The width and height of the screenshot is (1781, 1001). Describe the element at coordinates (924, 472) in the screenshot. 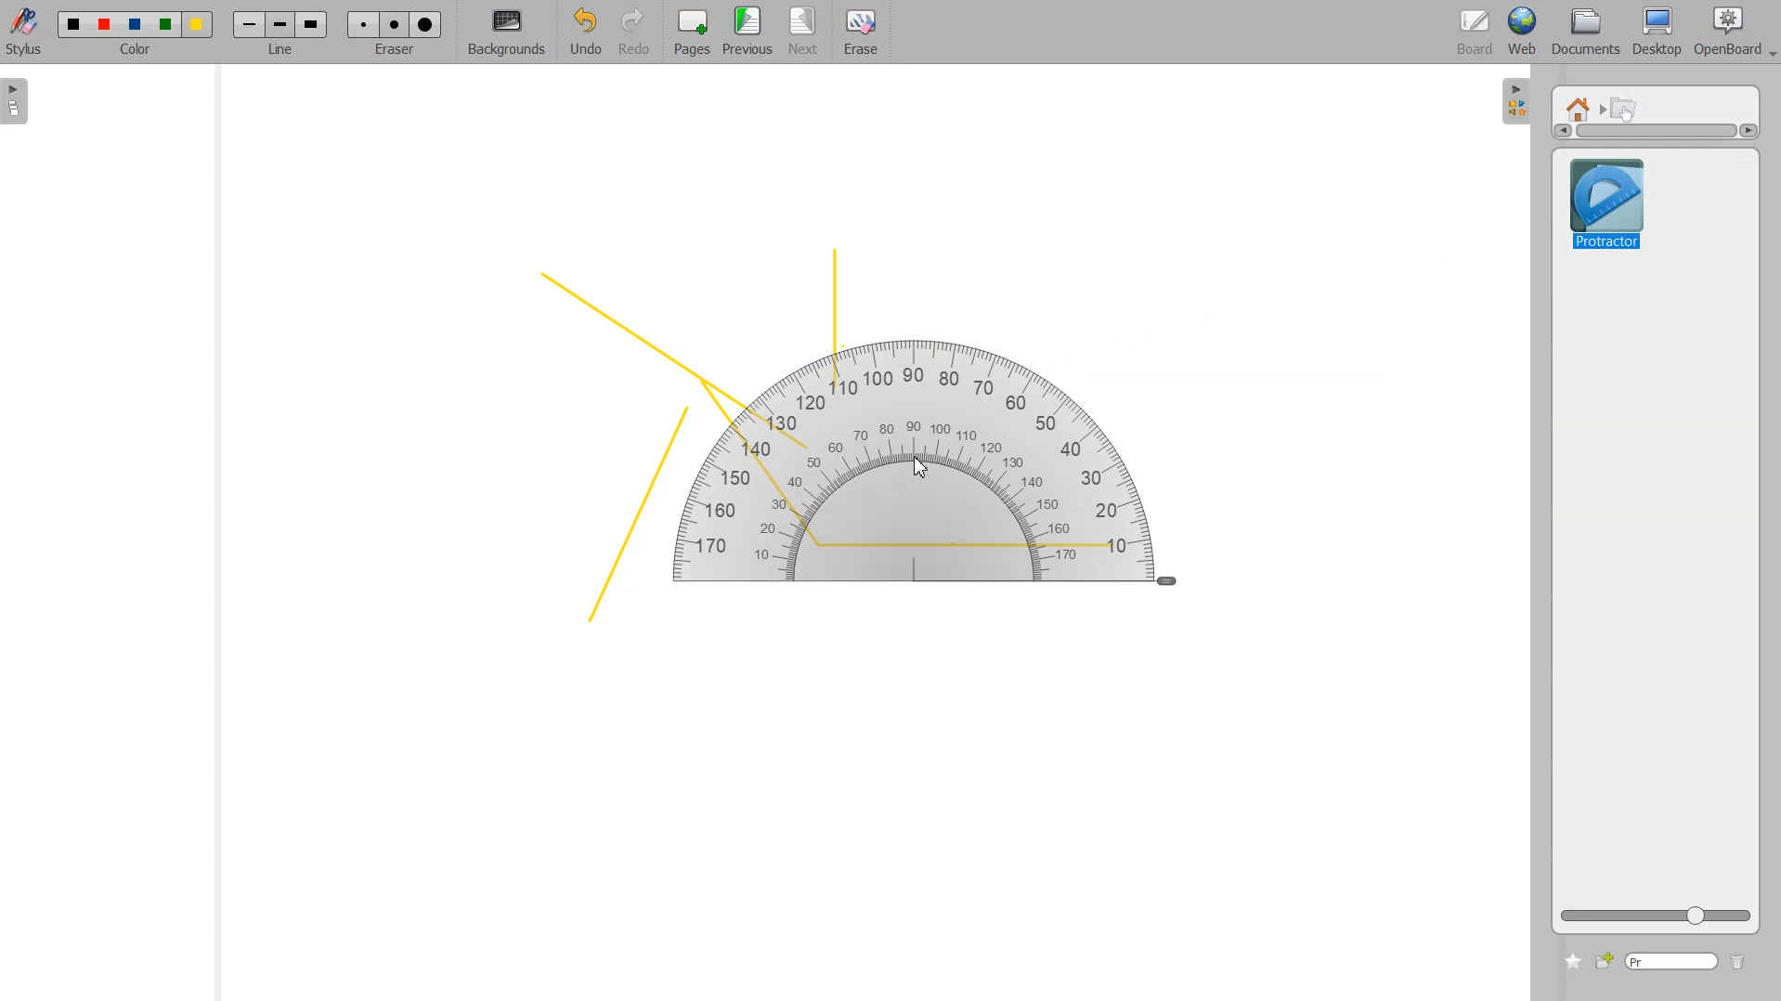

I see `Cursor` at that location.